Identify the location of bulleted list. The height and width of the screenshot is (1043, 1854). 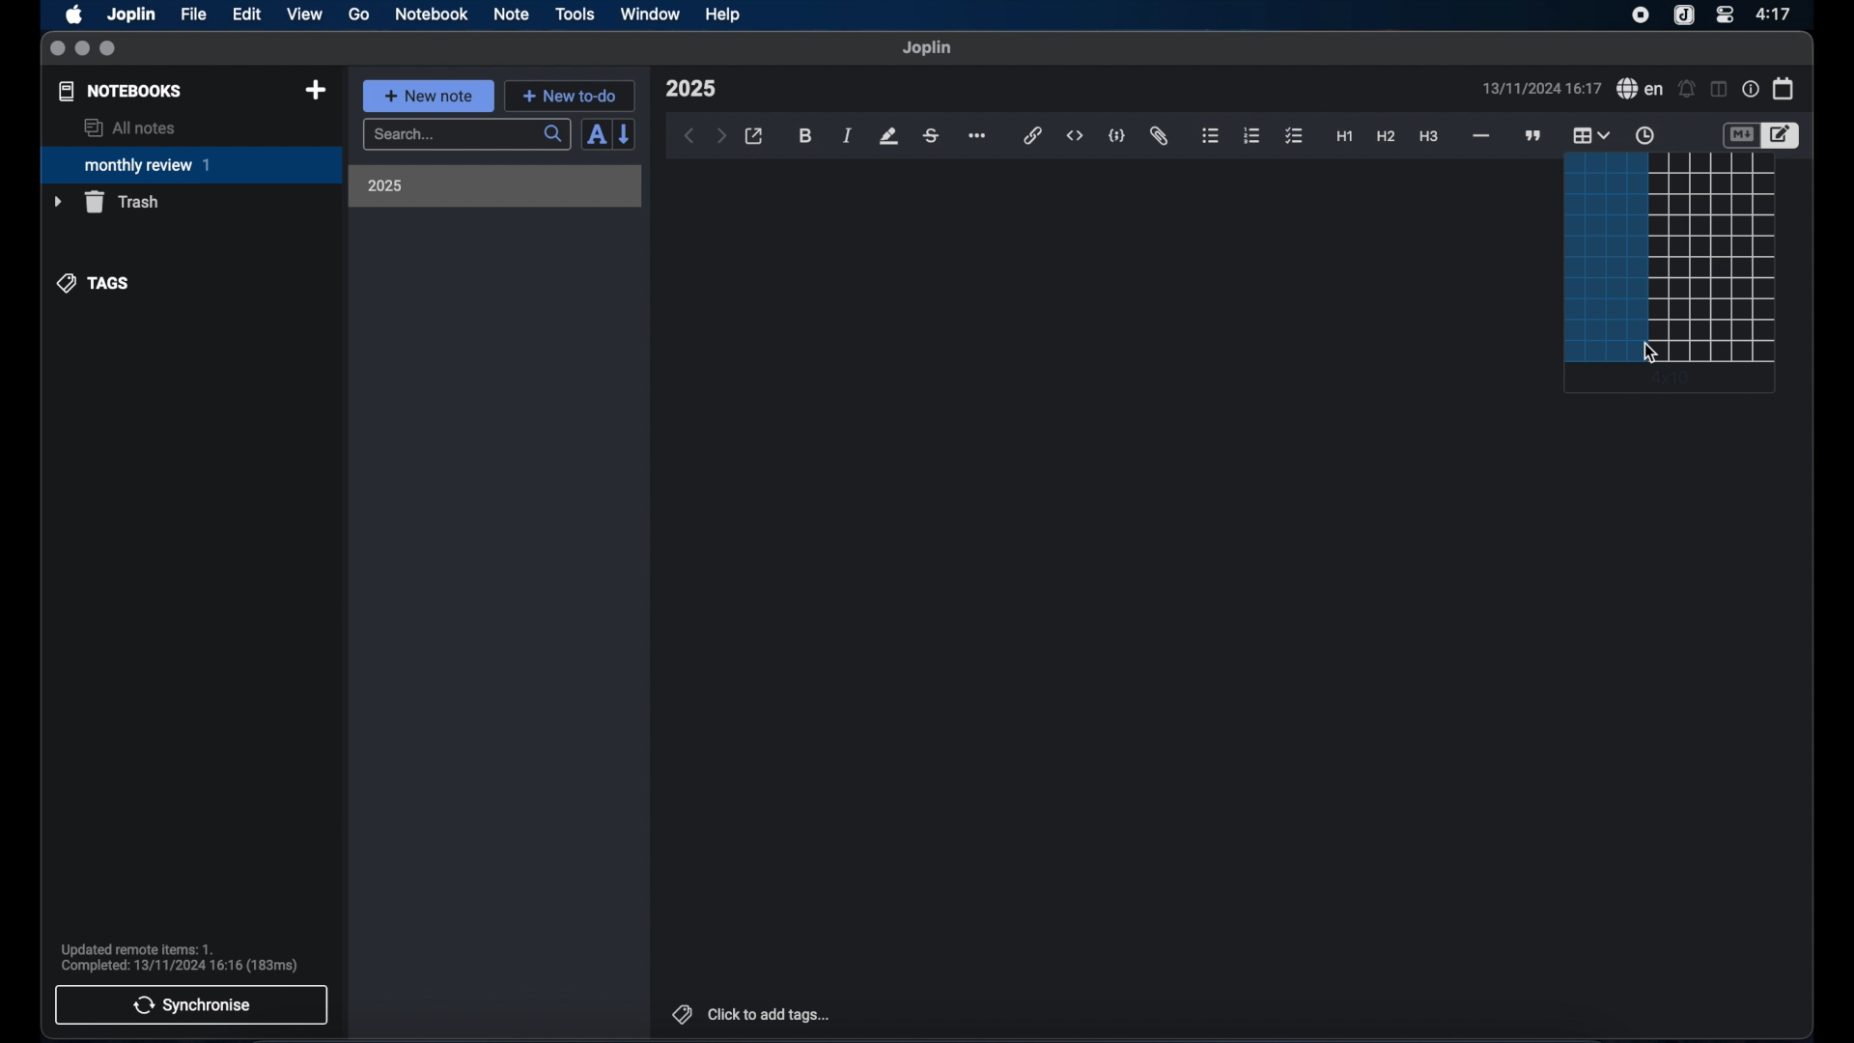
(1210, 136).